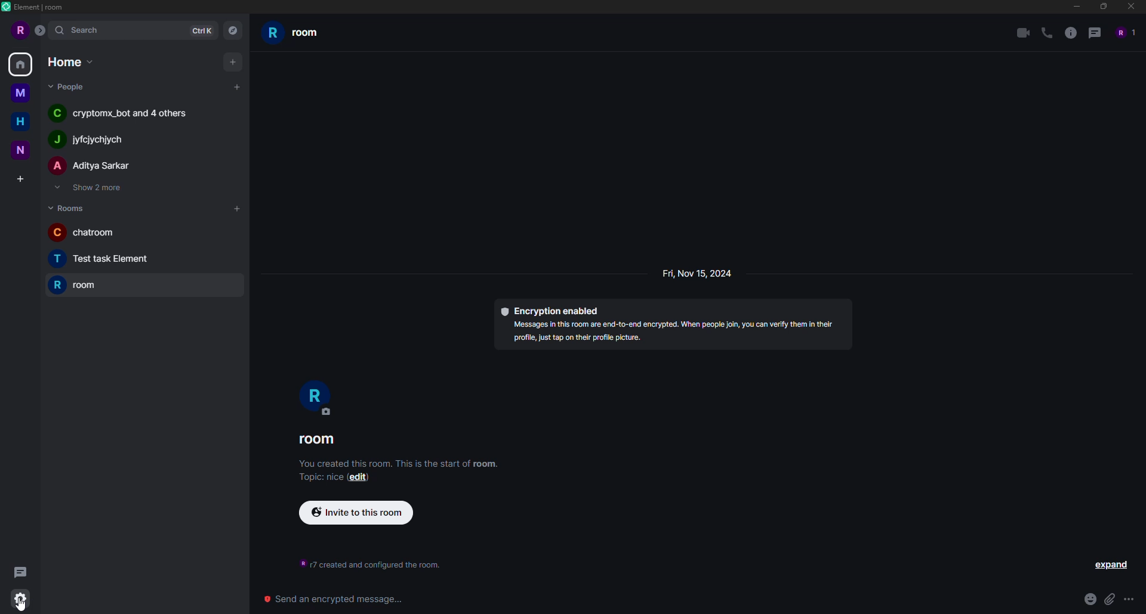 This screenshot has height=614, width=1146. Describe the element at coordinates (234, 61) in the screenshot. I see `add` at that location.